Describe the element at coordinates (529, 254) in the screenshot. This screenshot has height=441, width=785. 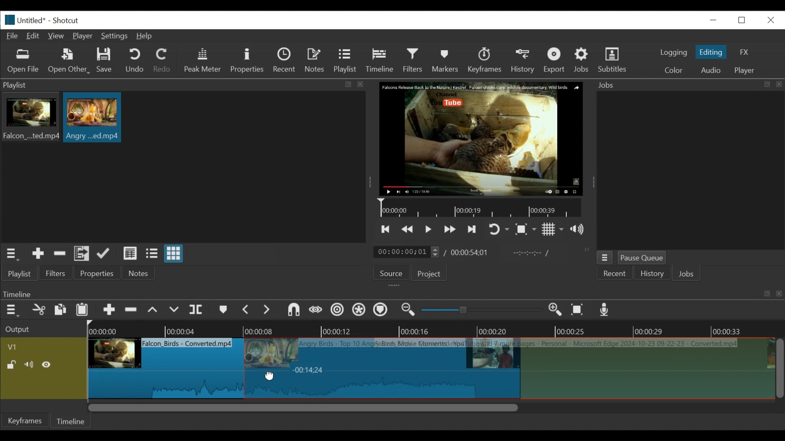
I see `in point` at that location.